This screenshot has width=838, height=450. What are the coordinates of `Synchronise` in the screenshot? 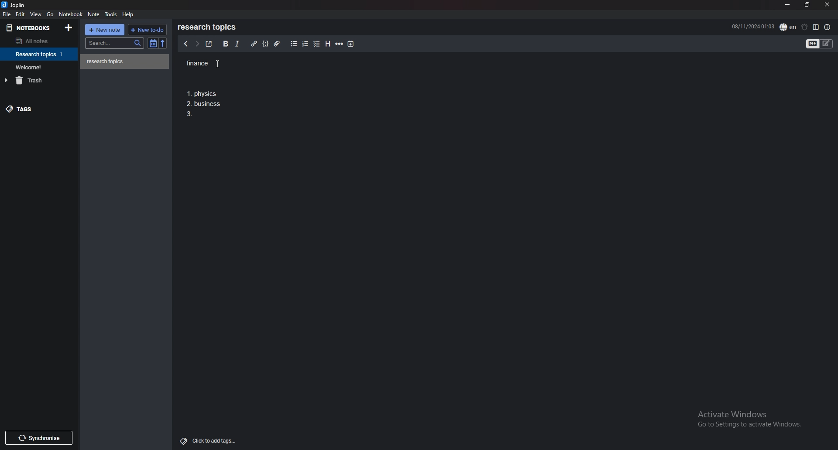 It's located at (41, 437).